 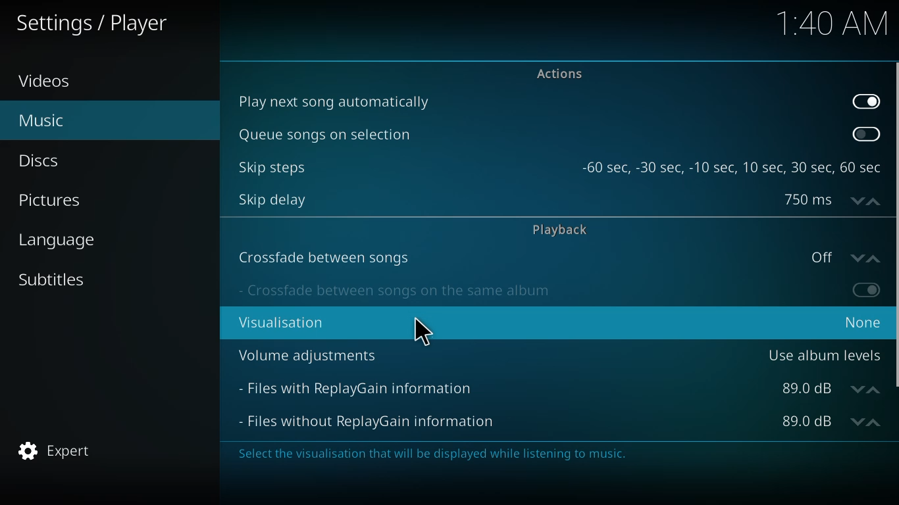 I want to click on skip delay, so click(x=272, y=199).